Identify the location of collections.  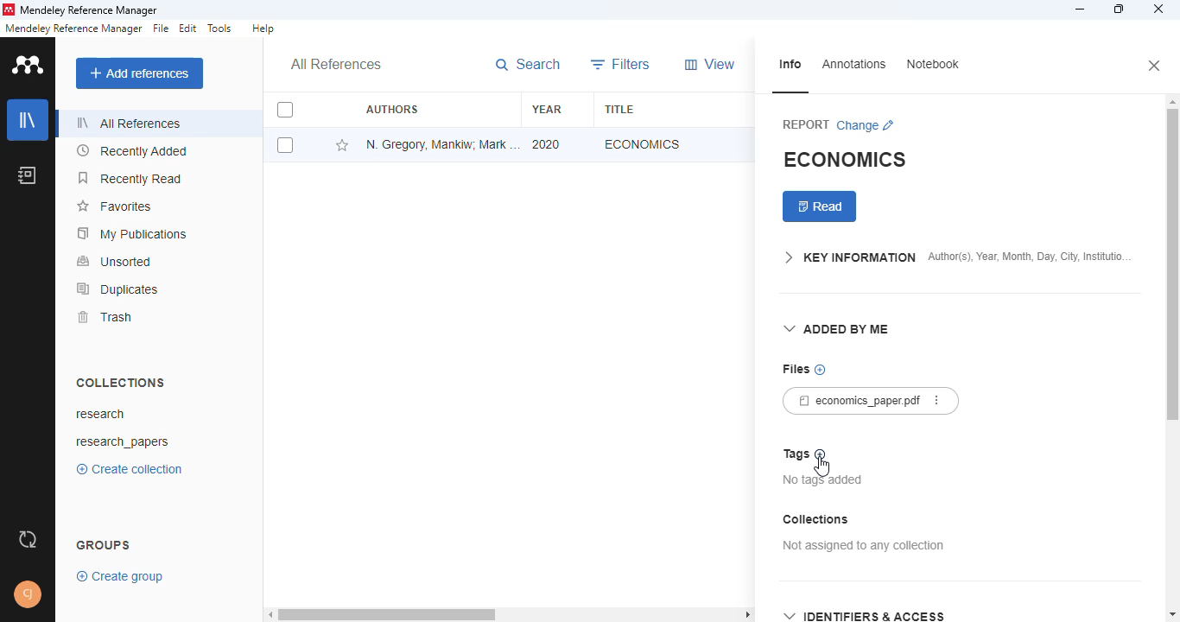
(818, 518).